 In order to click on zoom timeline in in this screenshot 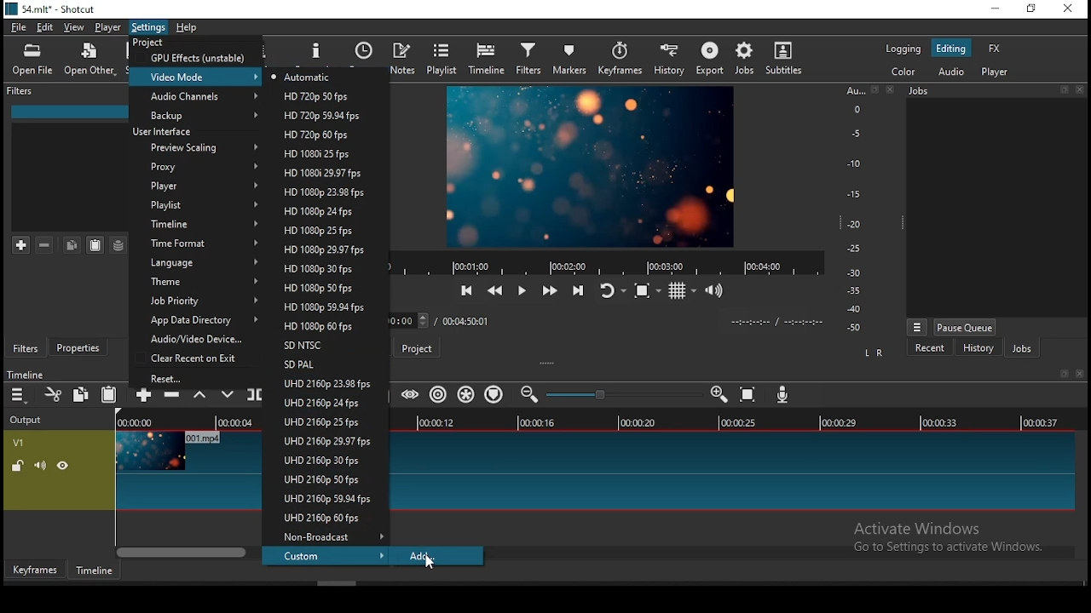, I will do `click(531, 395)`.